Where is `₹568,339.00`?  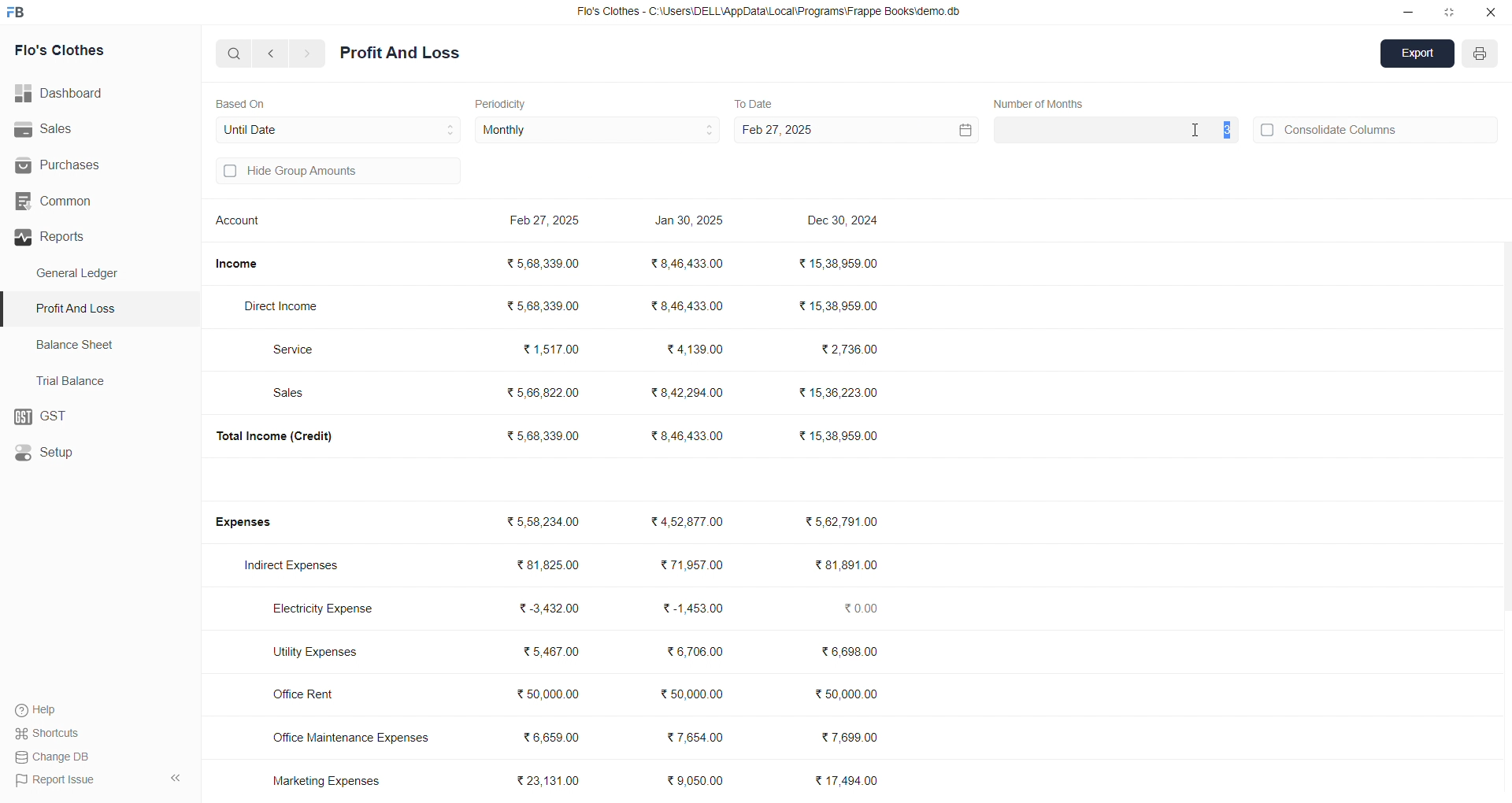 ₹568,339.00 is located at coordinates (547, 265).